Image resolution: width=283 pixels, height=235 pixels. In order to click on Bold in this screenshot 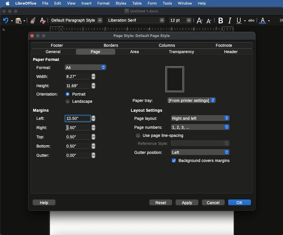, I will do `click(221, 20)`.